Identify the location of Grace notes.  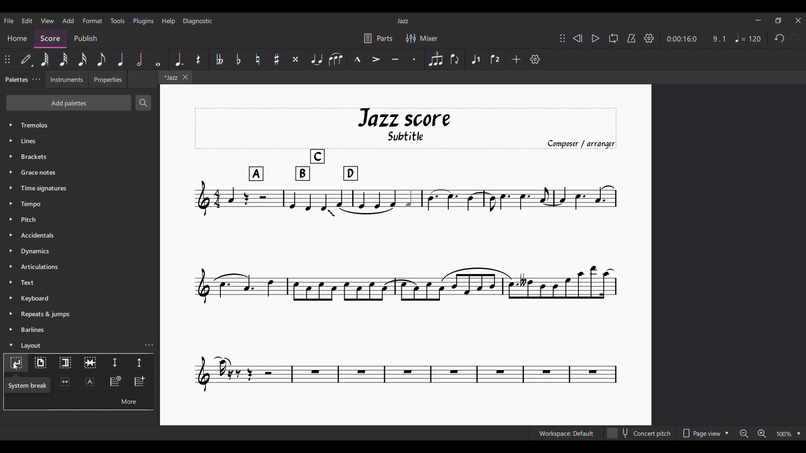
(80, 172).